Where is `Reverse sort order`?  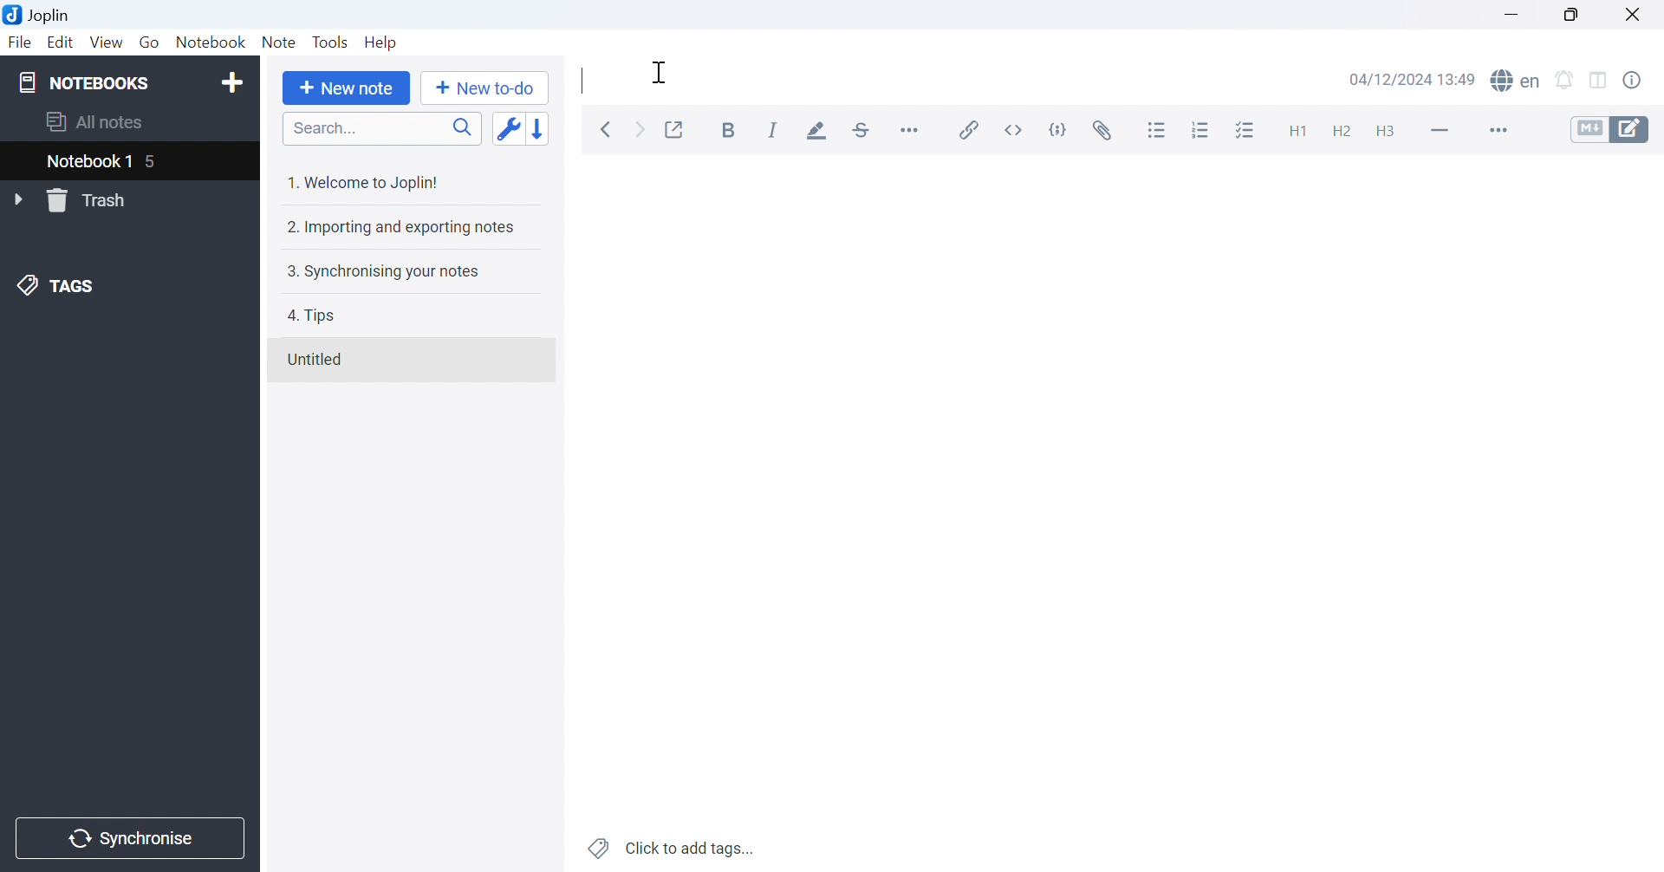
Reverse sort order is located at coordinates (540, 128).